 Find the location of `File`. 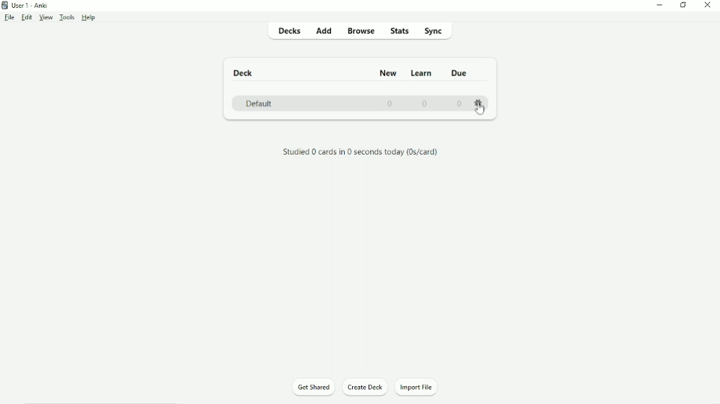

File is located at coordinates (11, 18).